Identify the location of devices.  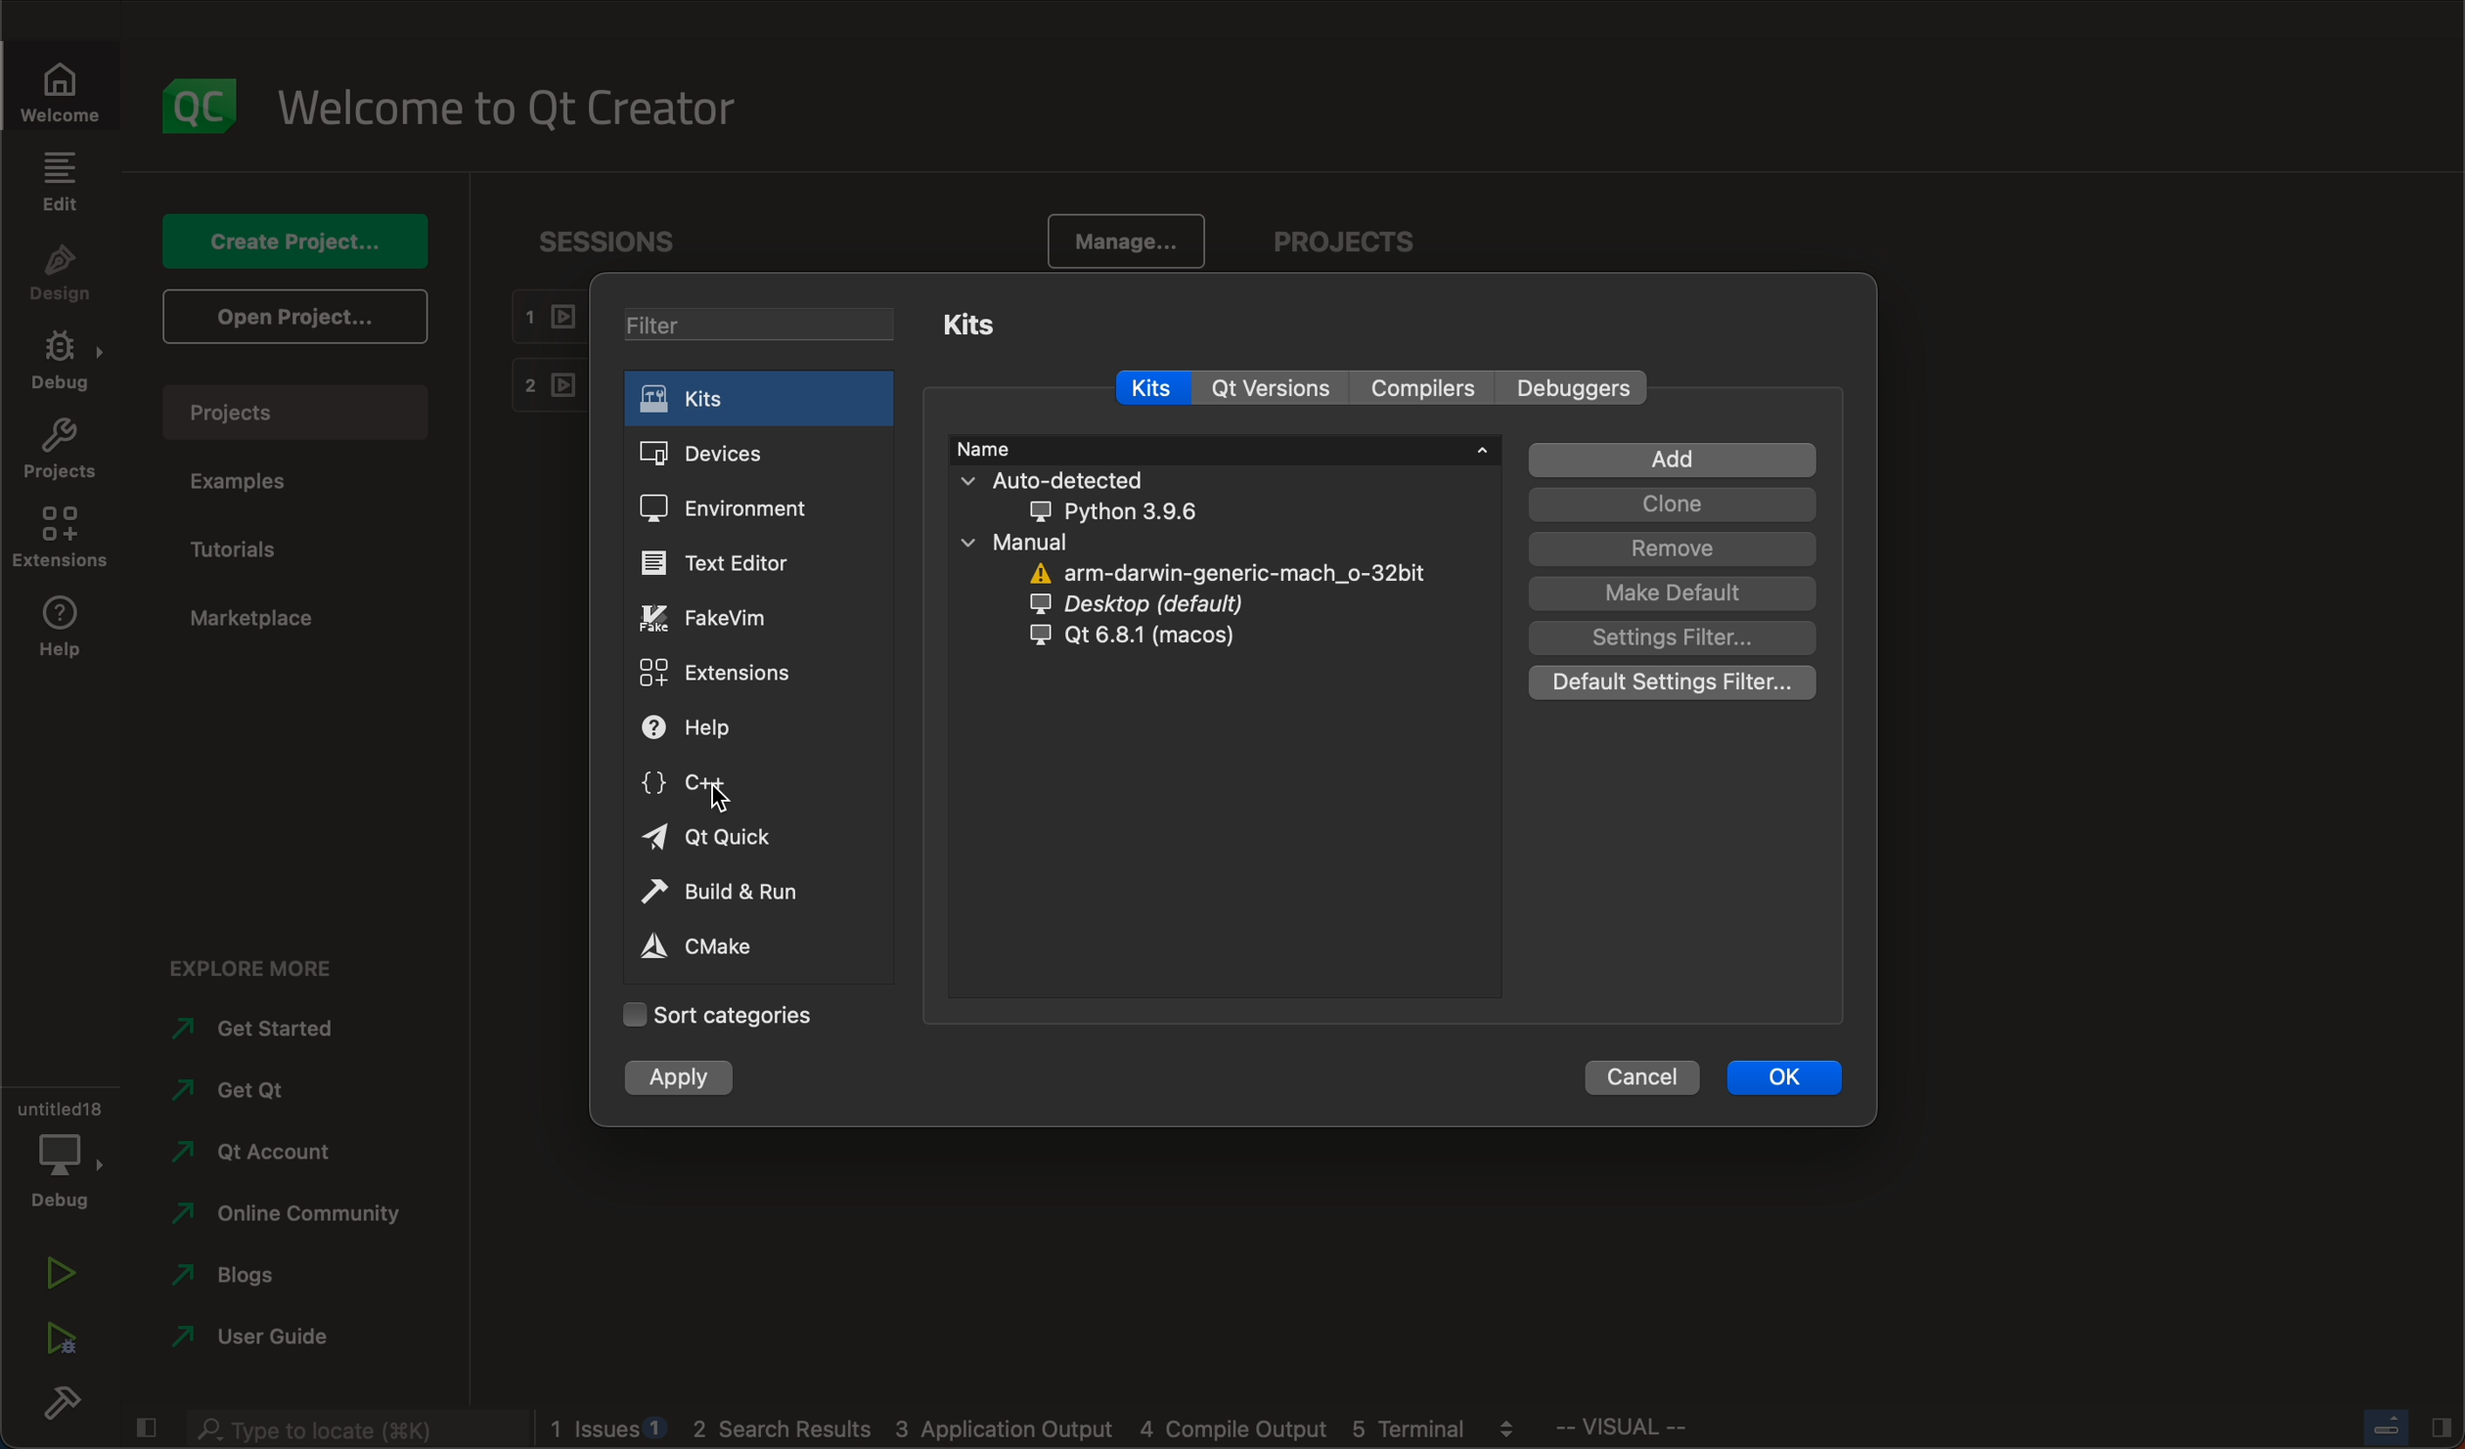
(727, 455).